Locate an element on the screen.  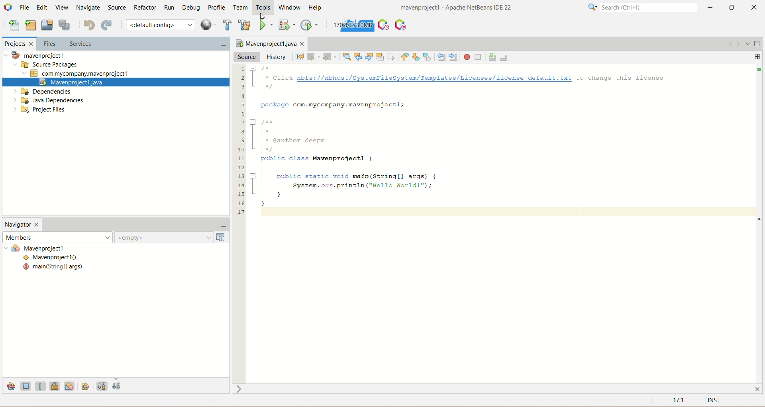
forward is located at coordinates (328, 57).